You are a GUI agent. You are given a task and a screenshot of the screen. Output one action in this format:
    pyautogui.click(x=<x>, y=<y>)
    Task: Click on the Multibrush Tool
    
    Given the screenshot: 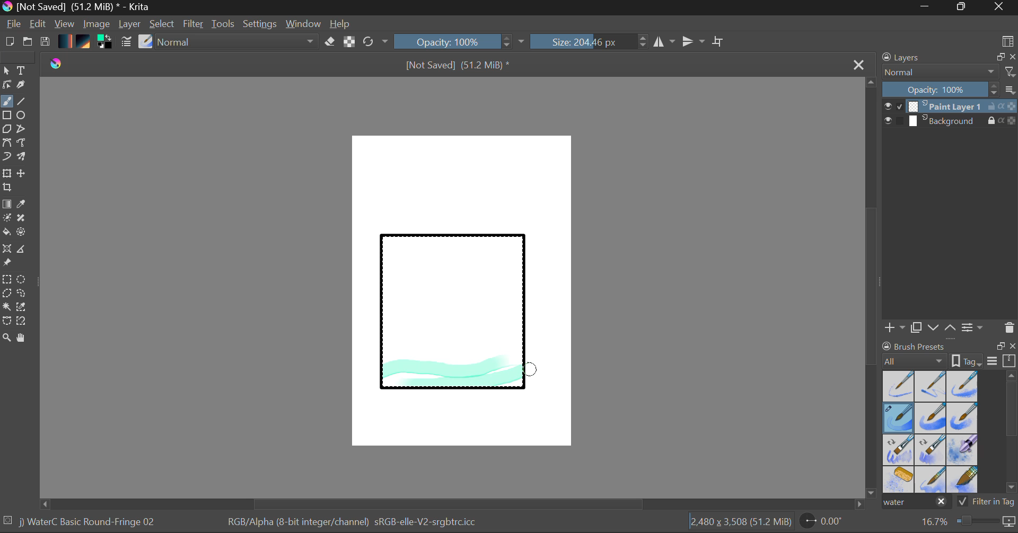 What is the action you would take?
    pyautogui.click(x=22, y=158)
    